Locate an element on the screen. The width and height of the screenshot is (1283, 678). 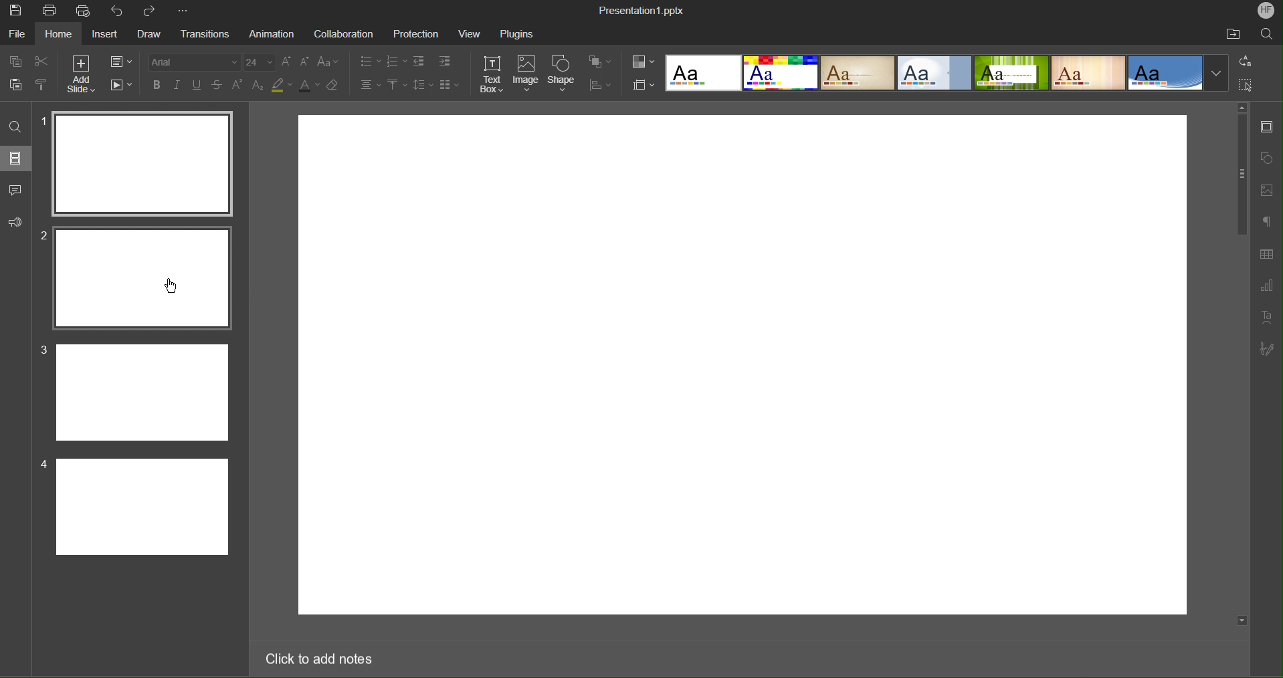
Image is located at coordinates (526, 75).